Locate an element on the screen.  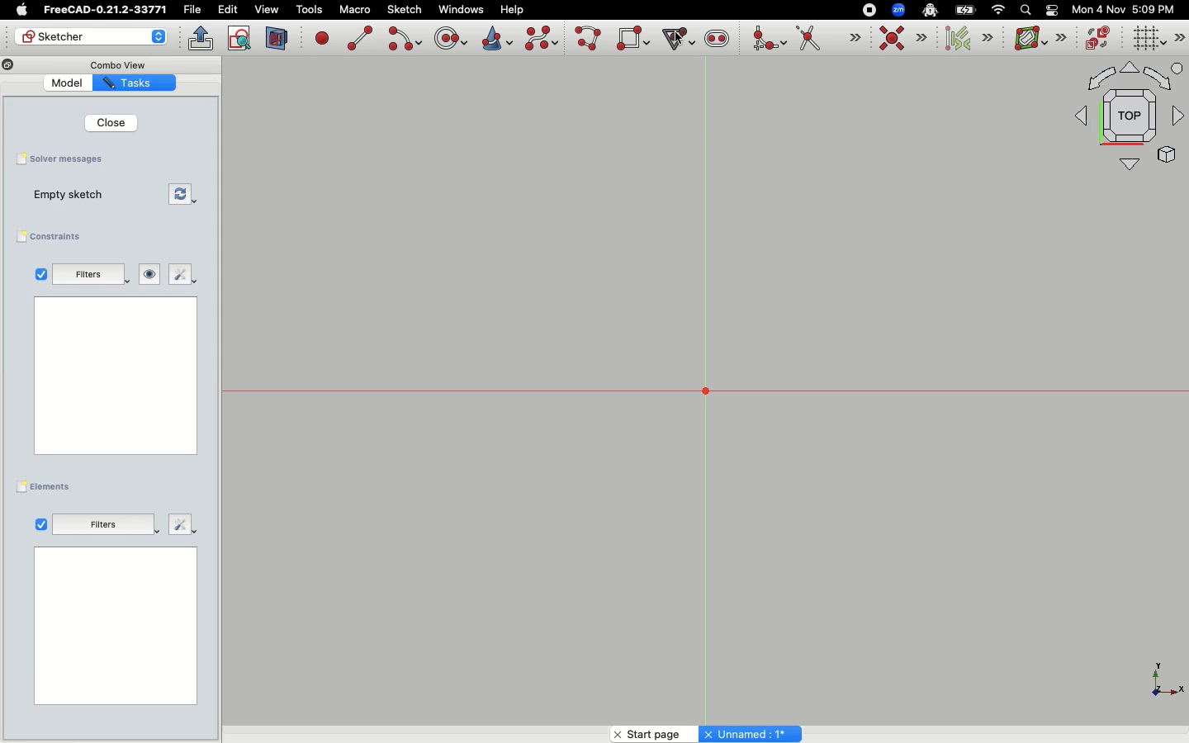
Create arc is located at coordinates (404, 39).